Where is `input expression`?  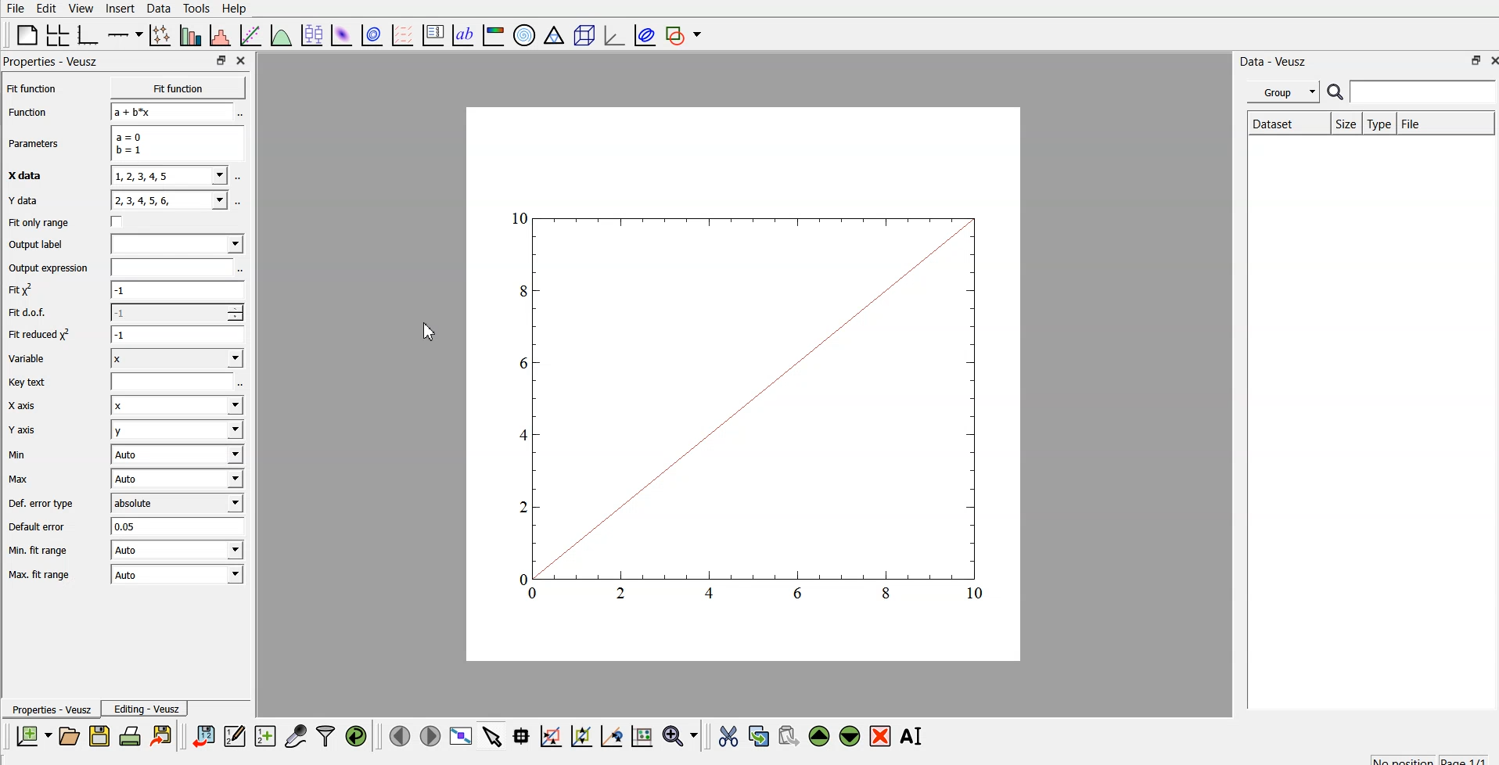
input expression is located at coordinates (178, 268).